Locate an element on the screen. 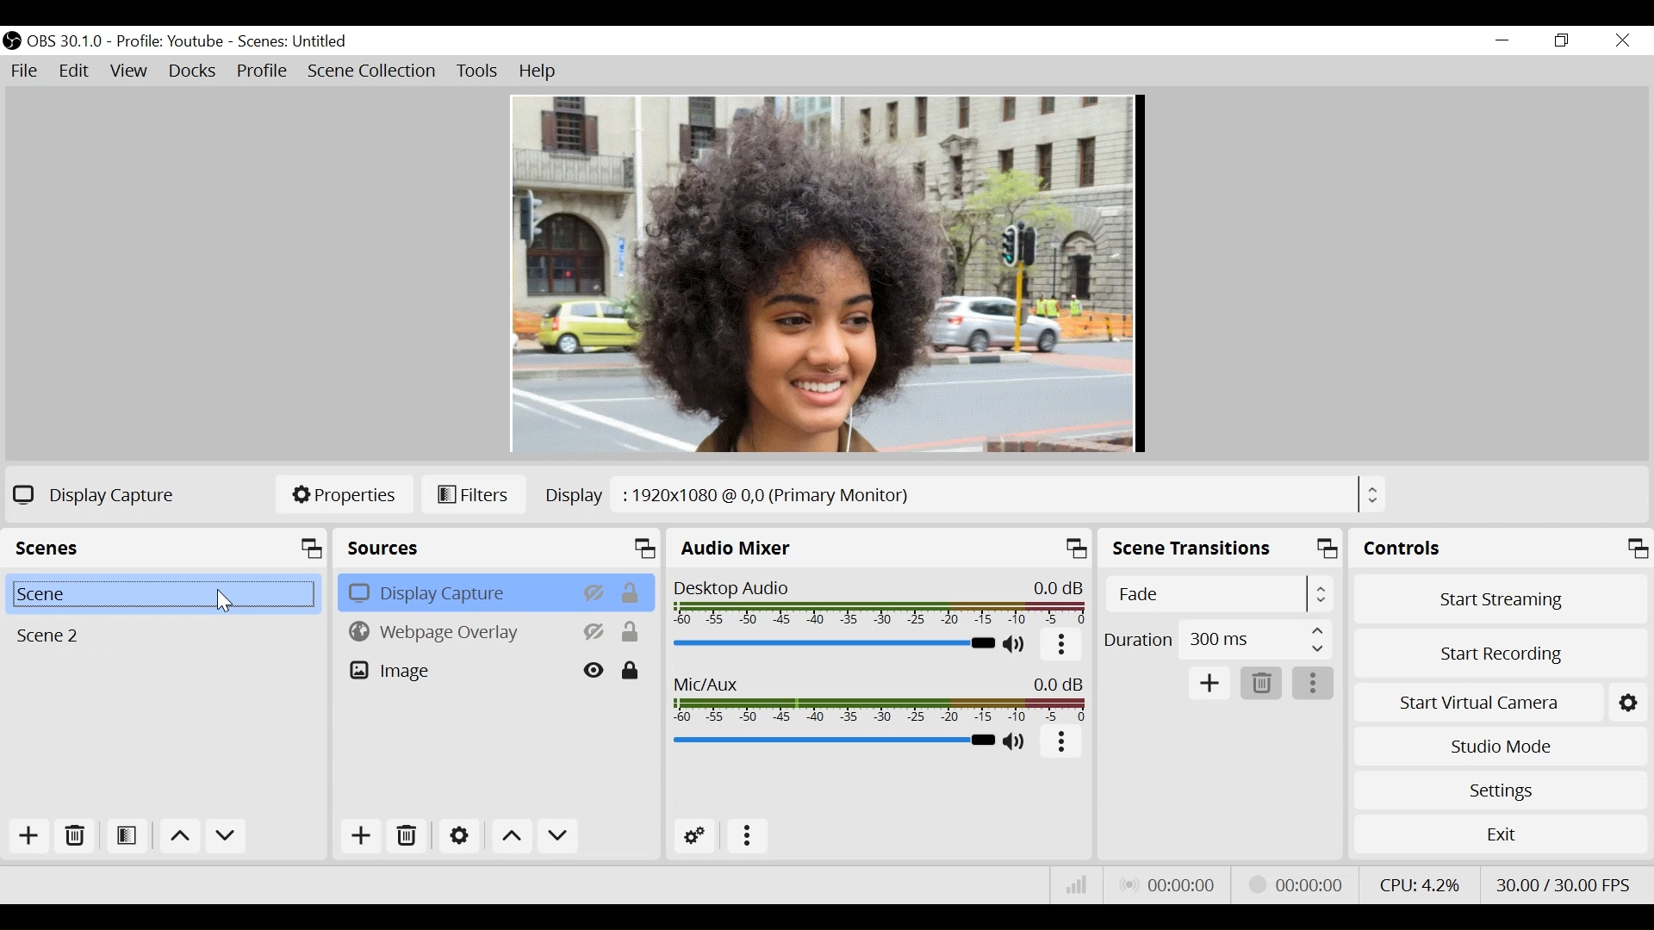  Audio Mixer is located at coordinates (880, 547).